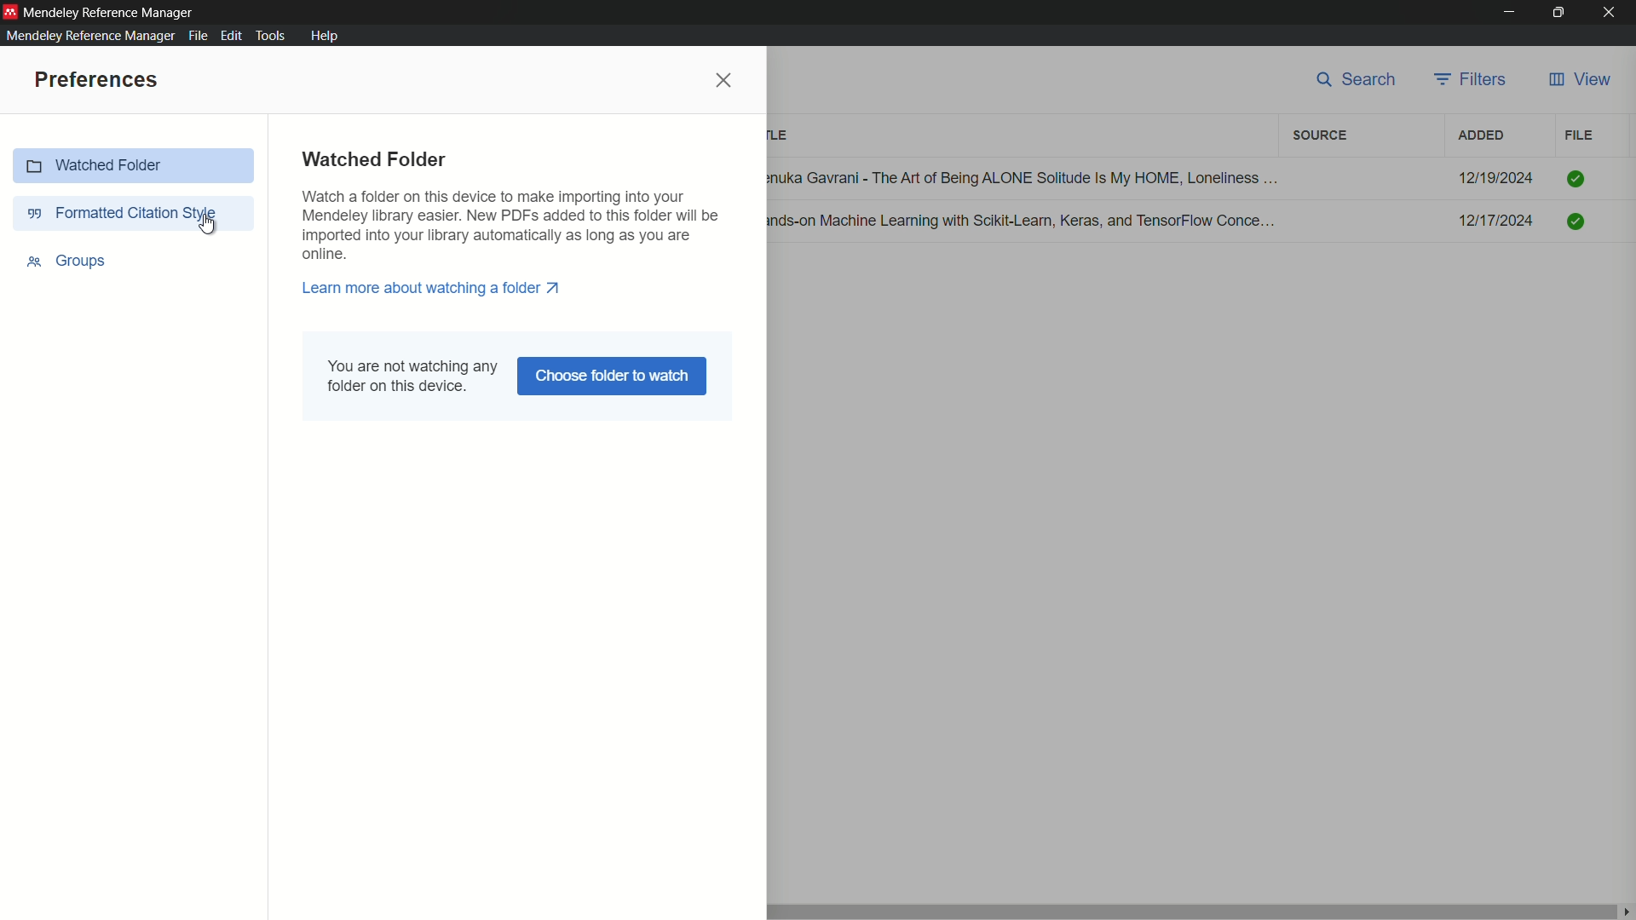 The width and height of the screenshot is (1636, 920). Describe the element at coordinates (210, 226) in the screenshot. I see `cursor` at that location.